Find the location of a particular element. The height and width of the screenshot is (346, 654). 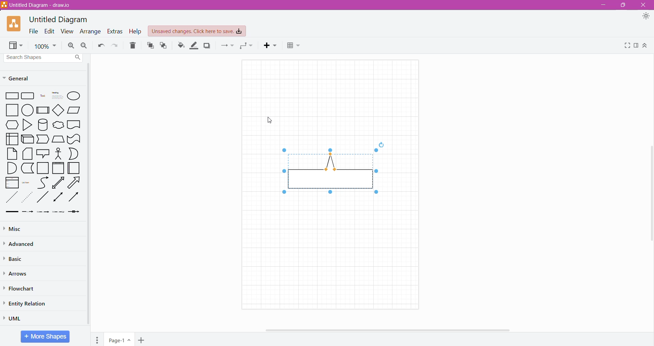

Fullscreen is located at coordinates (626, 45).